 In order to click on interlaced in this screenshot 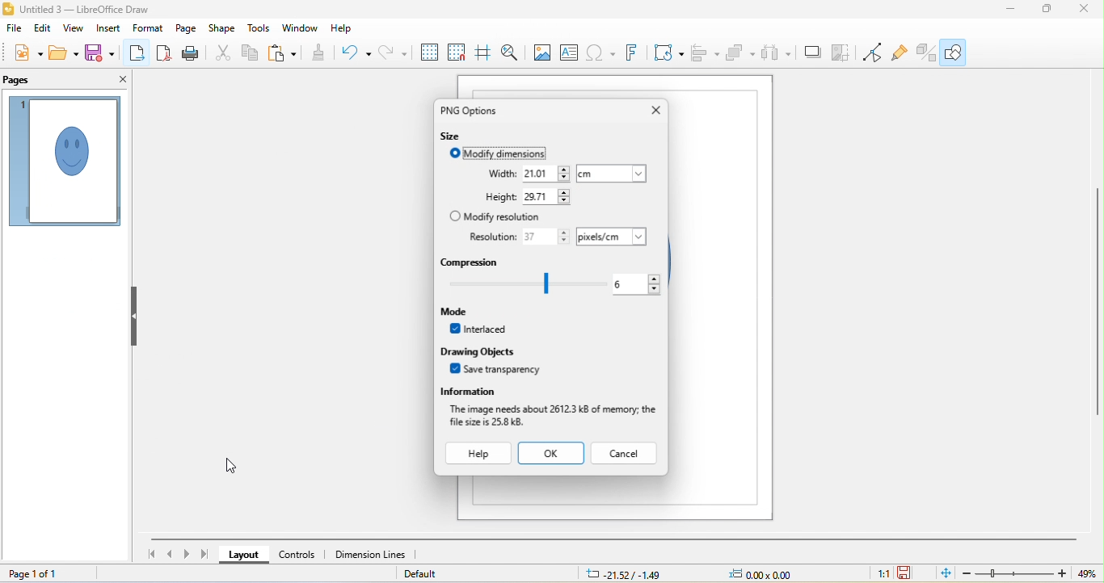, I will do `click(481, 329)`.